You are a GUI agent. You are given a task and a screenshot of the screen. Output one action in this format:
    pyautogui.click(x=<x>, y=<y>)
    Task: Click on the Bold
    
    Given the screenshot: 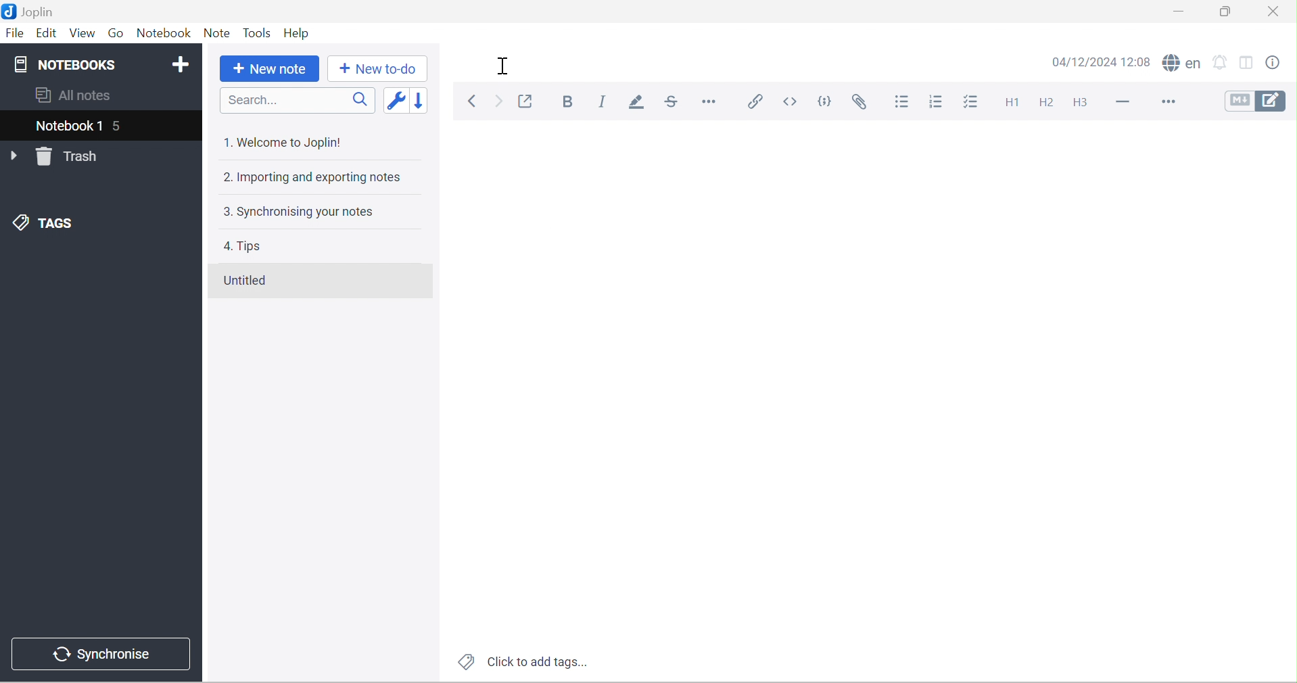 What is the action you would take?
    pyautogui.click(x=569, y=102)
    